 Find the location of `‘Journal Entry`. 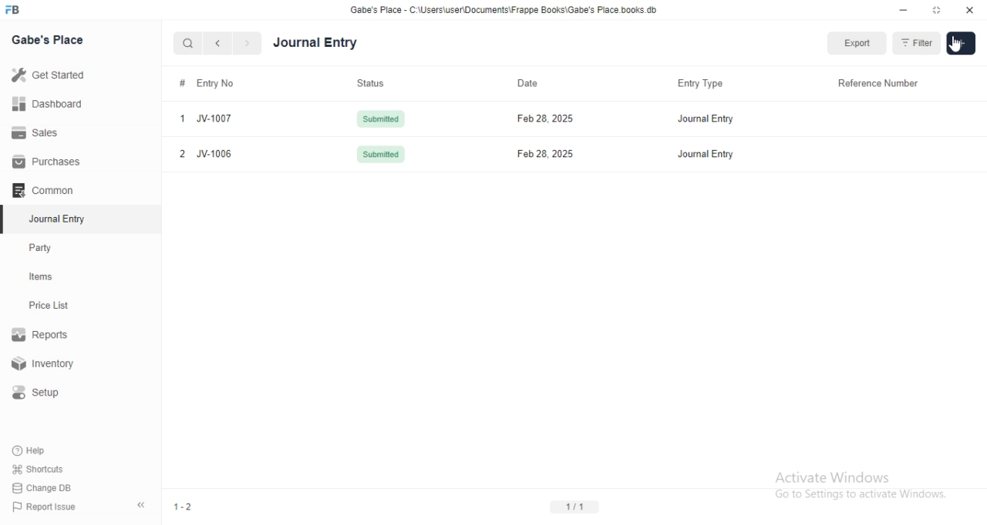

‘Journal Entry is located at coordinates (59, 219).